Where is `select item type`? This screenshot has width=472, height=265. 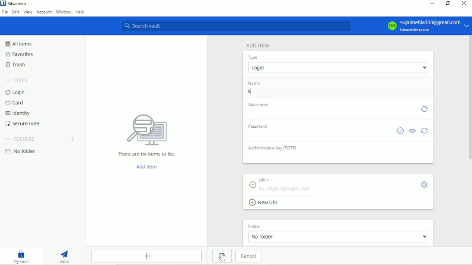
select item type is located at coordinates (338, 68).